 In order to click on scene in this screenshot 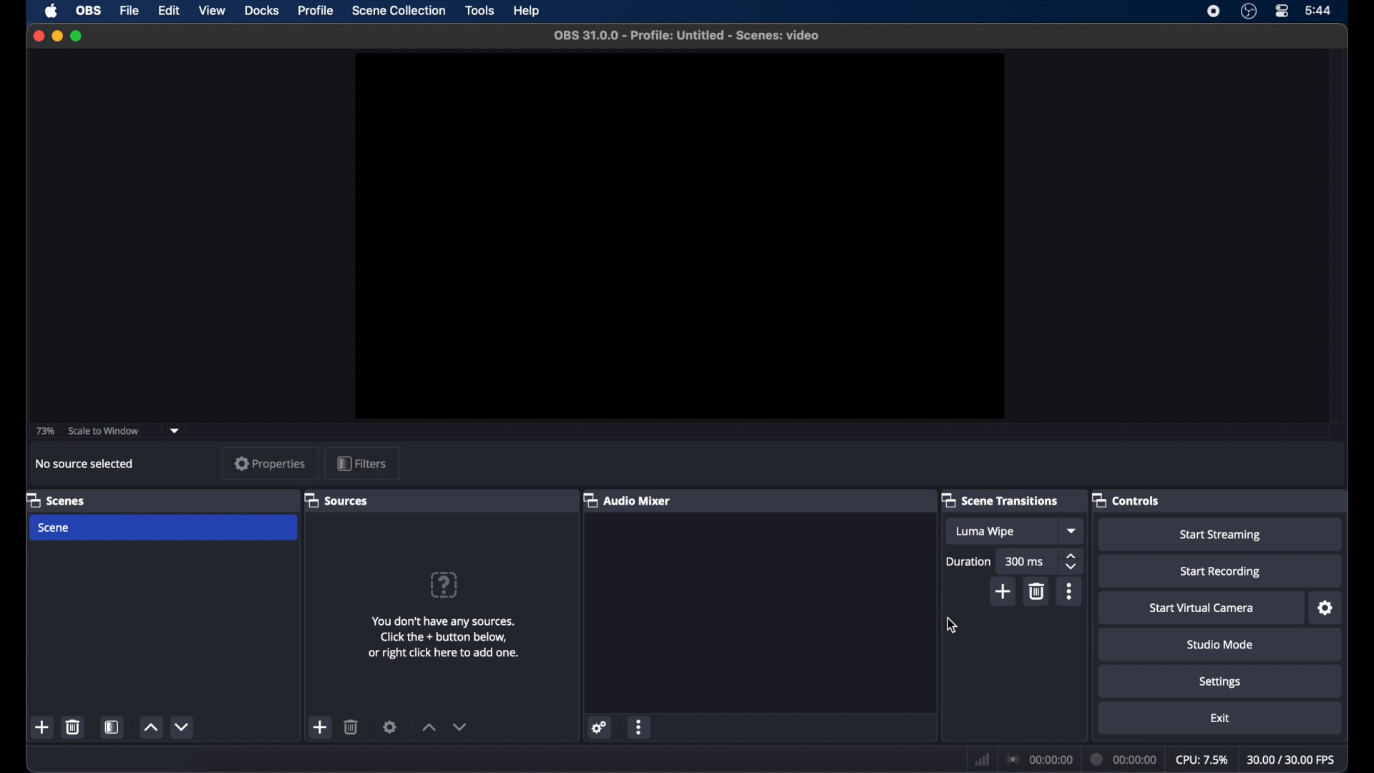, I will do `click(54, 528)`.